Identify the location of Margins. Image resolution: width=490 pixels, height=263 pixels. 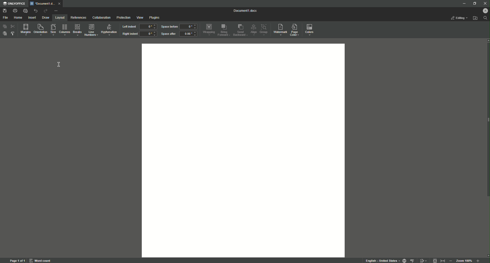
(25, 30).